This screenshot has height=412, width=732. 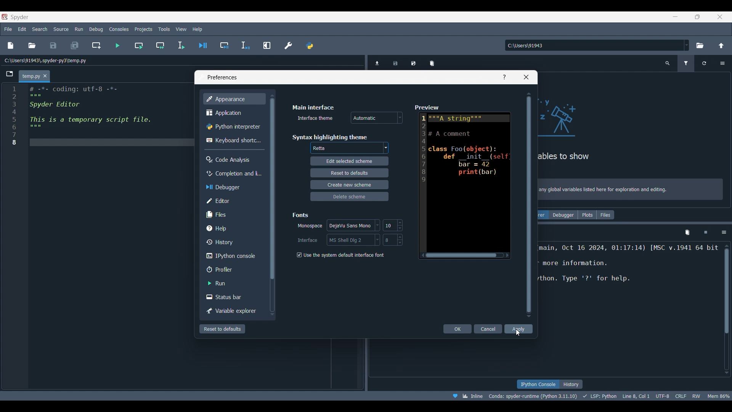 I want to click on Debugger, so click(x=563, y=215).